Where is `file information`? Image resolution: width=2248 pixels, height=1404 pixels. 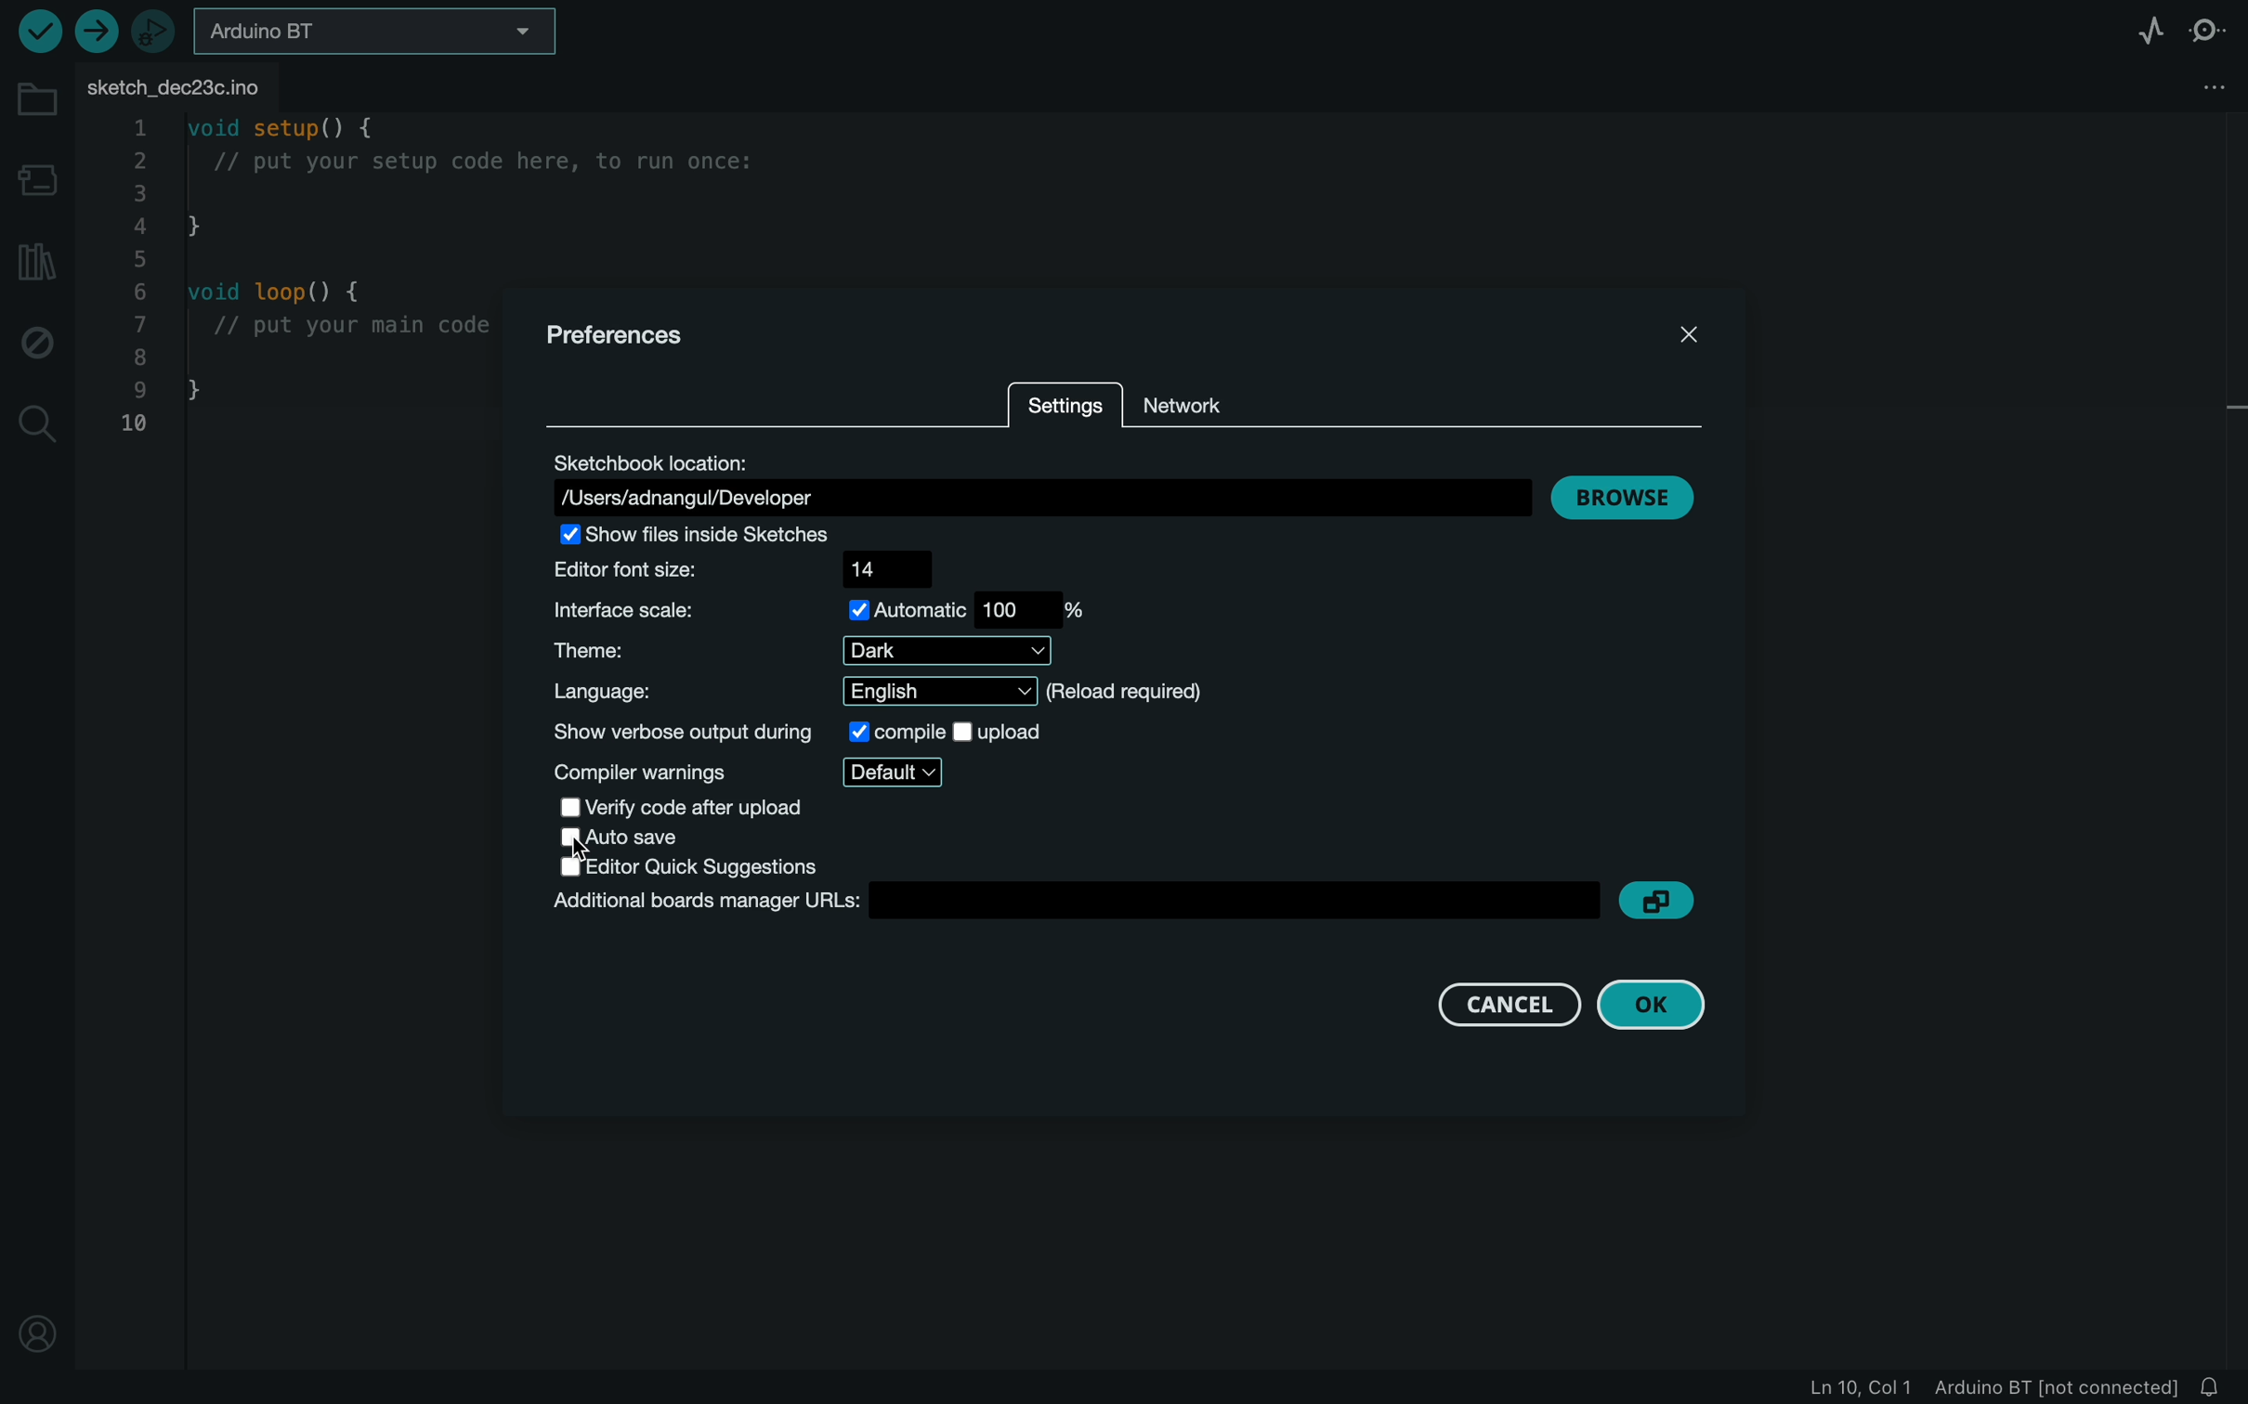 file information is located at coordinates (1983, 1388).